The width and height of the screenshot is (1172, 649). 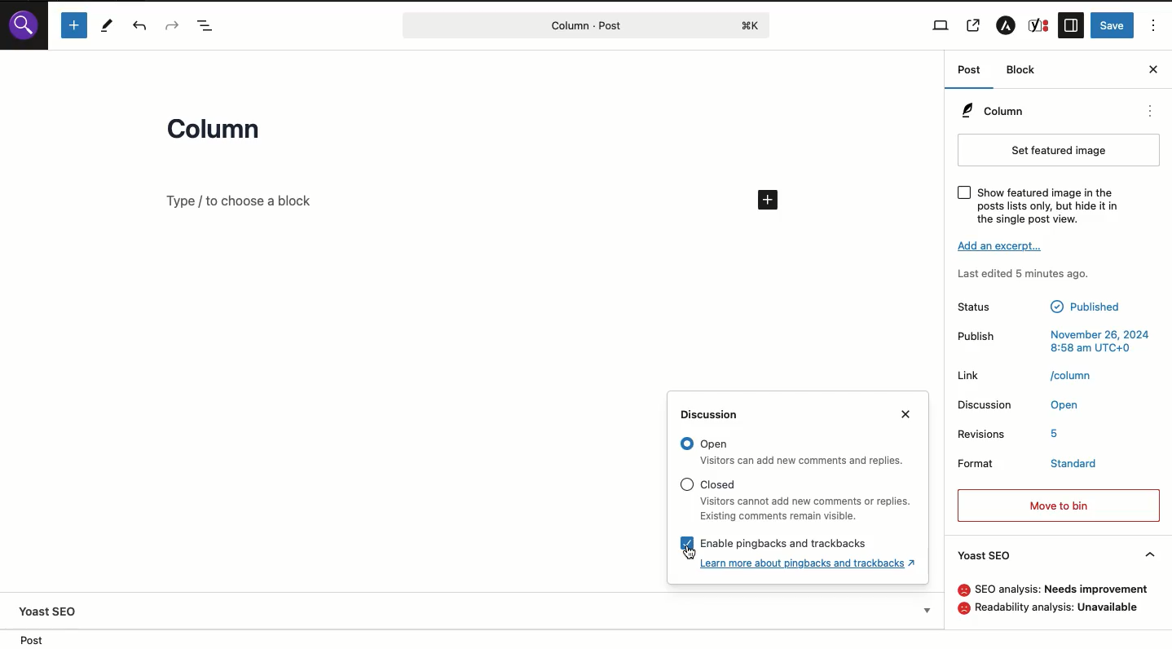 What do you see at coordinates (1022, 69) in the screenshot?
I see `Block` at bounding box center [1022, 69].